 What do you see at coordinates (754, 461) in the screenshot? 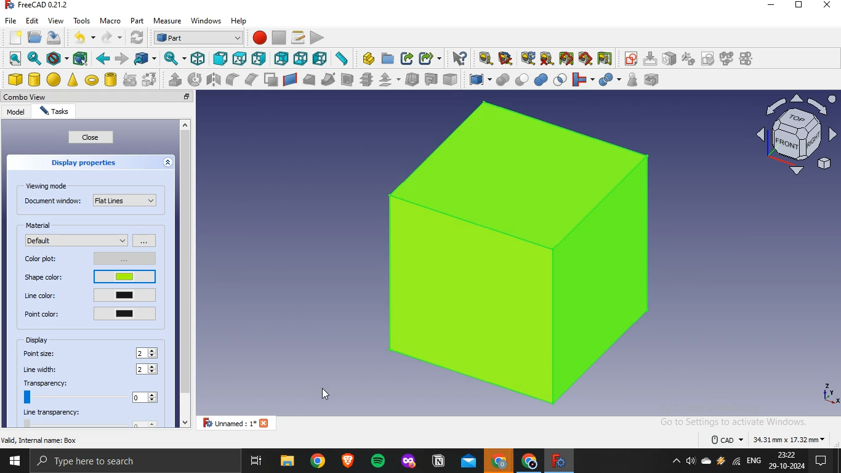
I see `english` at bounding box center [754, 461].